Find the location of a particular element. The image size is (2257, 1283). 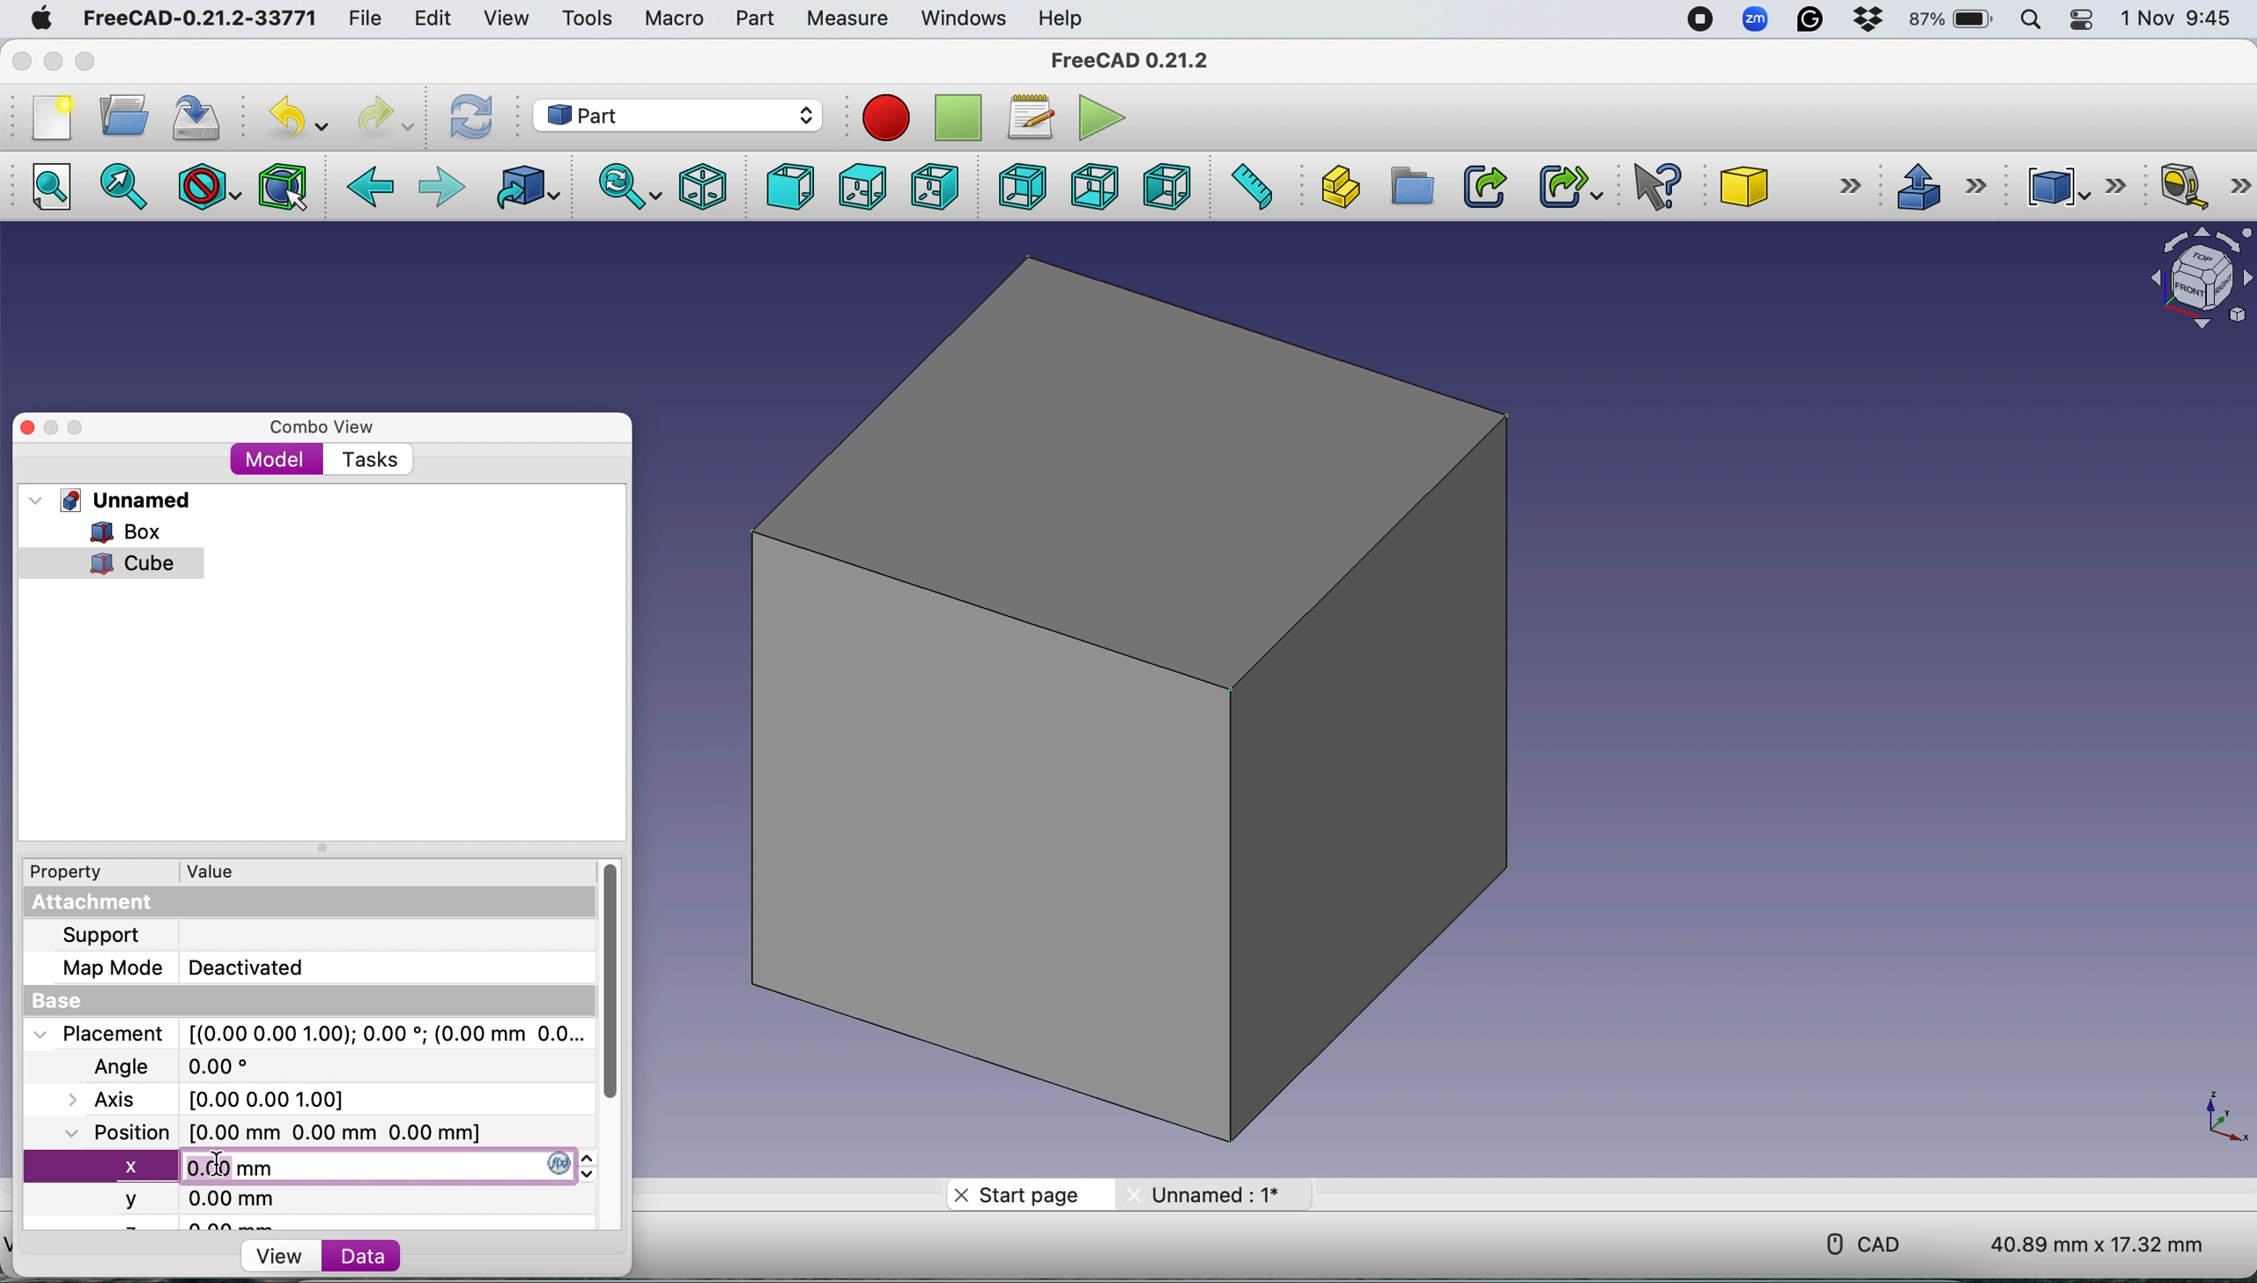

1 Nov 9:45 is located at coordinates (2179, 19).